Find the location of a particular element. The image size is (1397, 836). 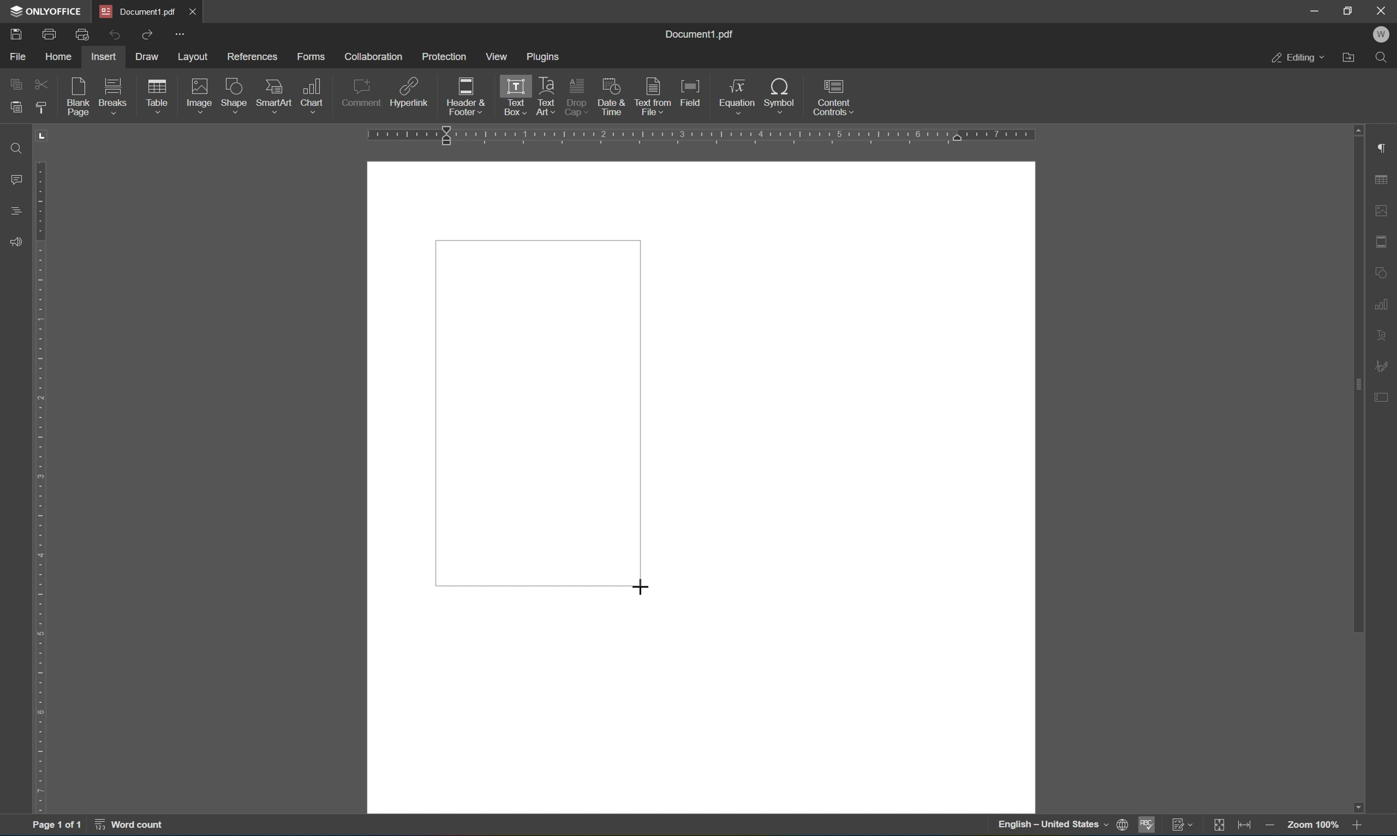

draw is located at coordinates (149, 55).